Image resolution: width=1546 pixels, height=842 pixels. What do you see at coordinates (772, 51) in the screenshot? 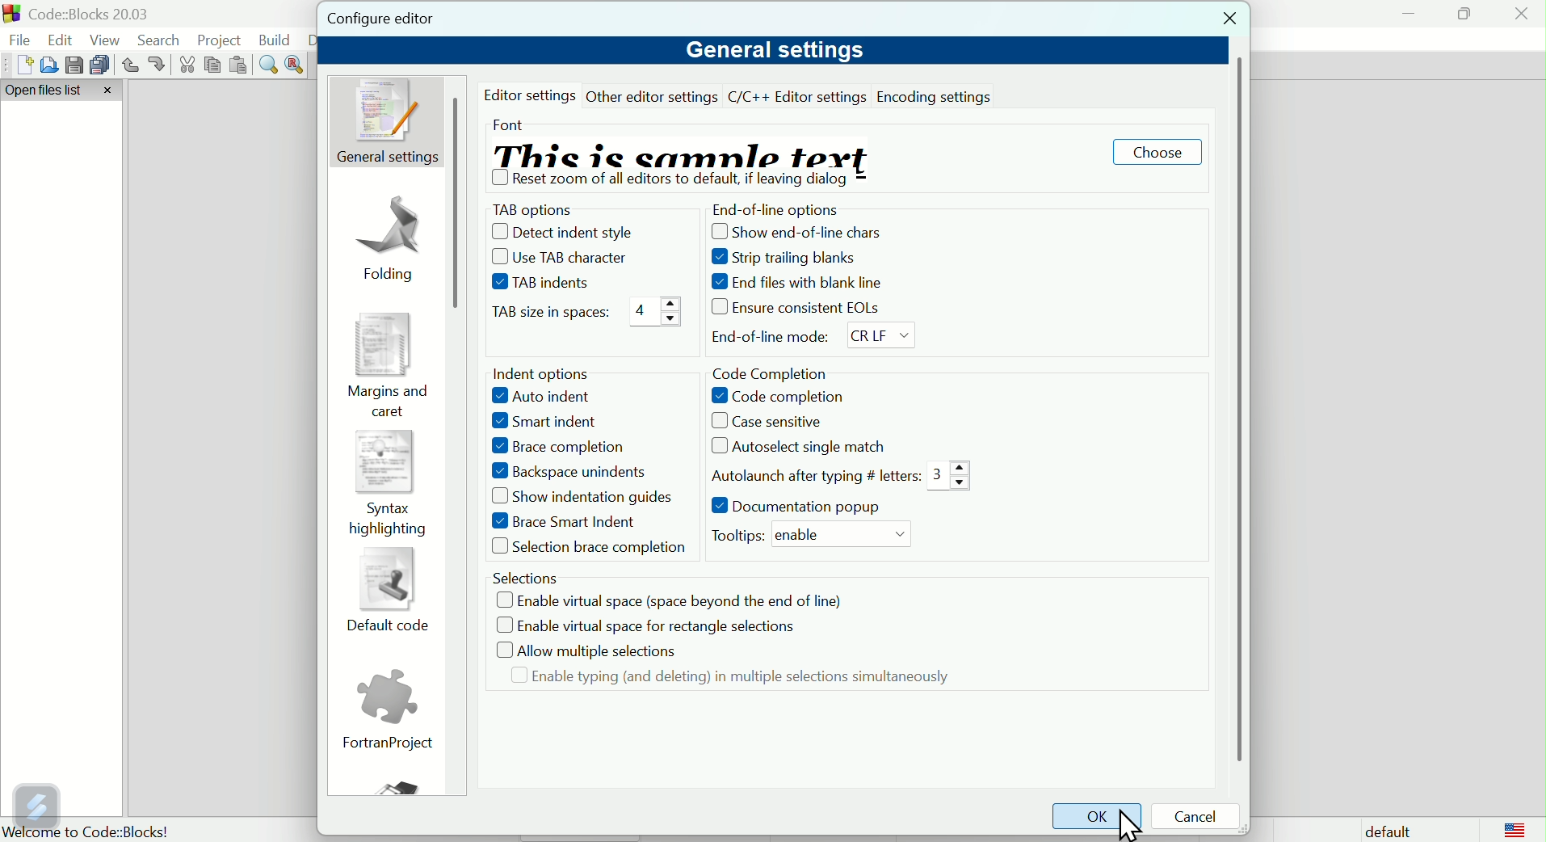
I see `General Settings` at bounding box center [772, 51].